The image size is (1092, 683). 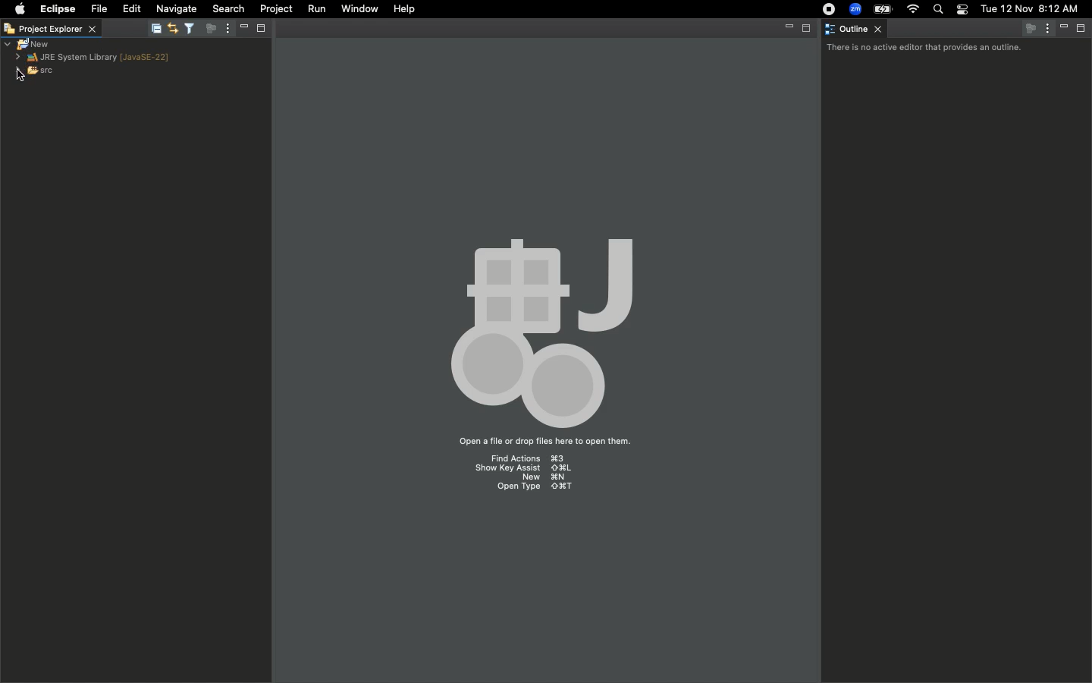 I want to click on Run, so click(x=314, y=8).